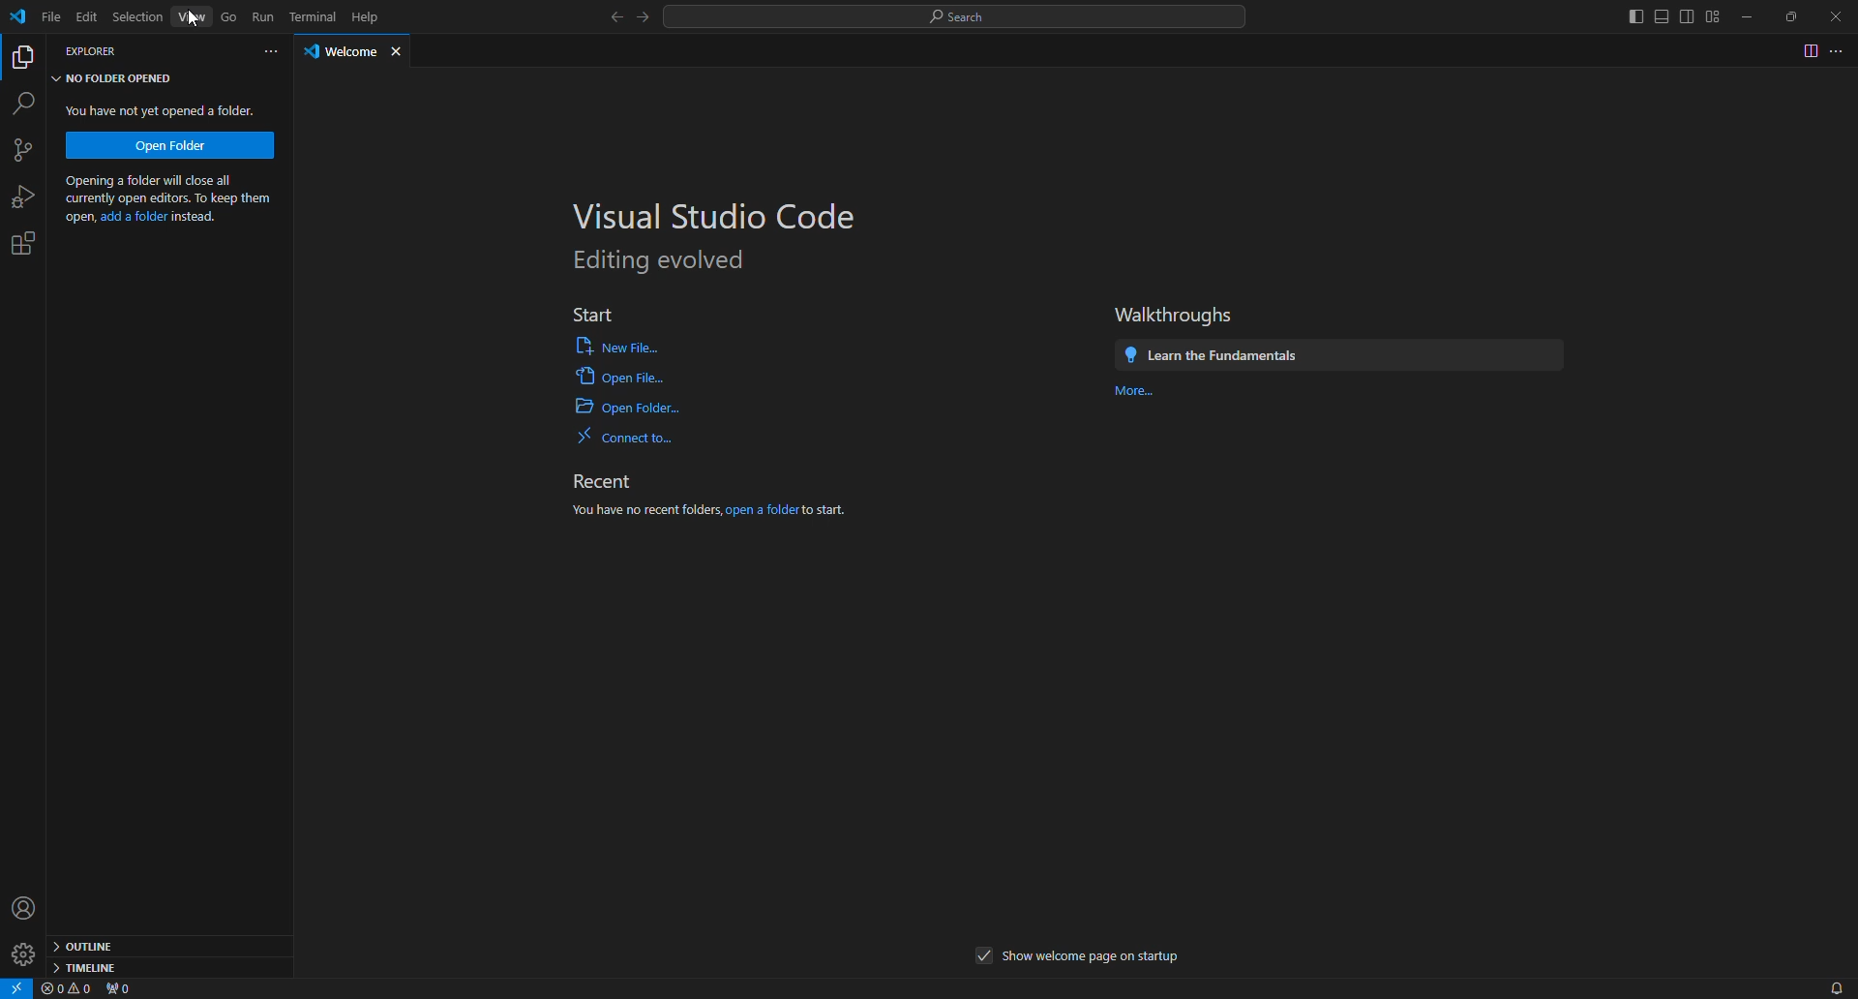 The height and width of the screenshot is (999, 1858). Describe the element at coordinates (1809, 53) in the screenshot. I see `toggle switch page` at that location.